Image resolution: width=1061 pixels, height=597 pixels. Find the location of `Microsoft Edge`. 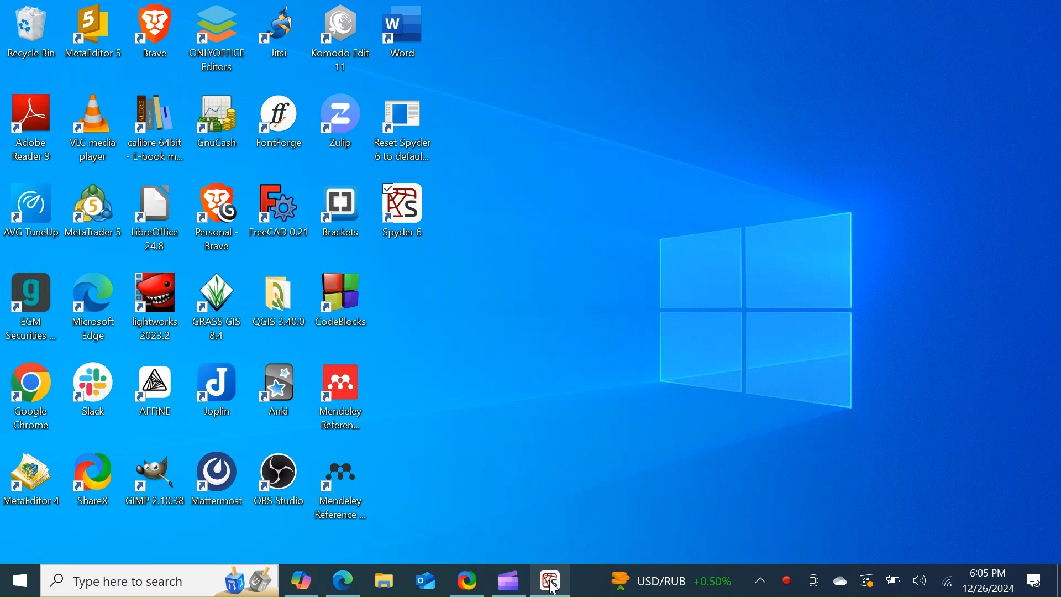

Microsoft Edge is located at coordinates (95, 308).